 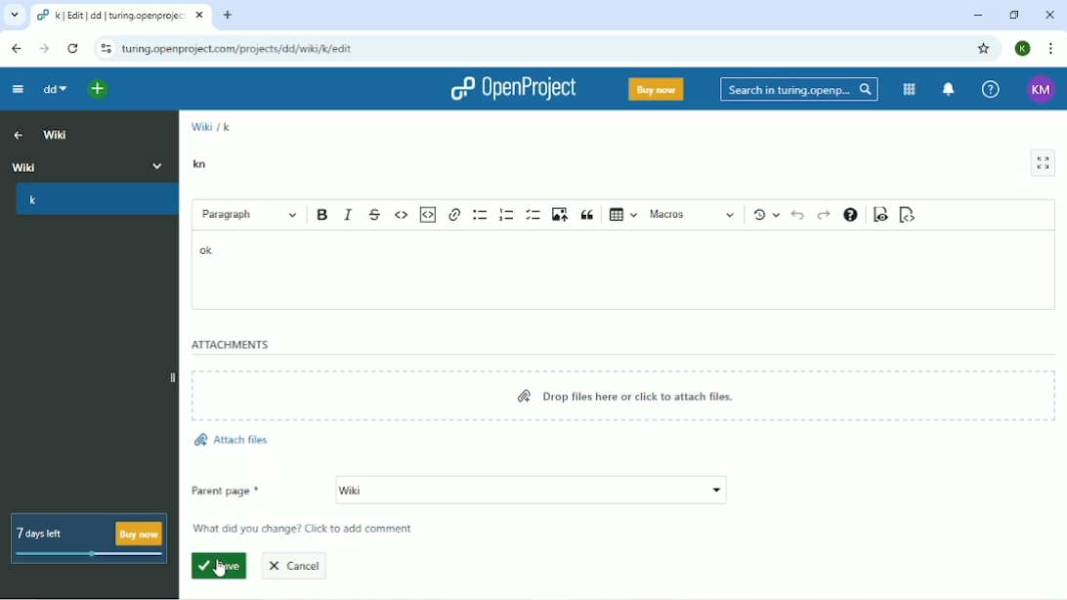 I want to click on New tab, so click(x=228, y=15).